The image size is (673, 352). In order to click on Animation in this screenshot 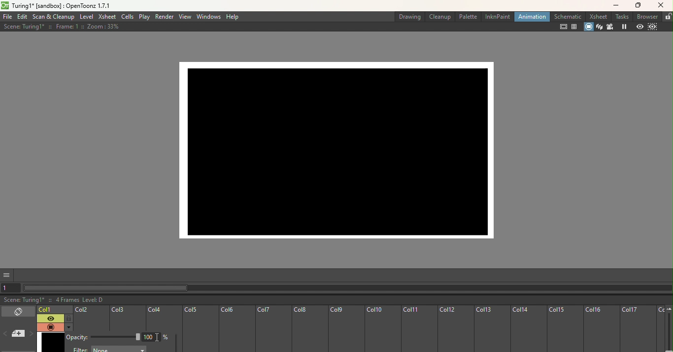, I will do `click(530, 17)`.